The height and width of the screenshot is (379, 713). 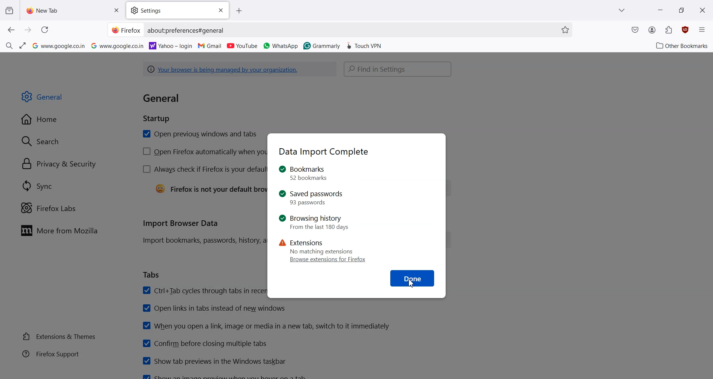 I want to click on Search bar, so click(x=398, y=69).